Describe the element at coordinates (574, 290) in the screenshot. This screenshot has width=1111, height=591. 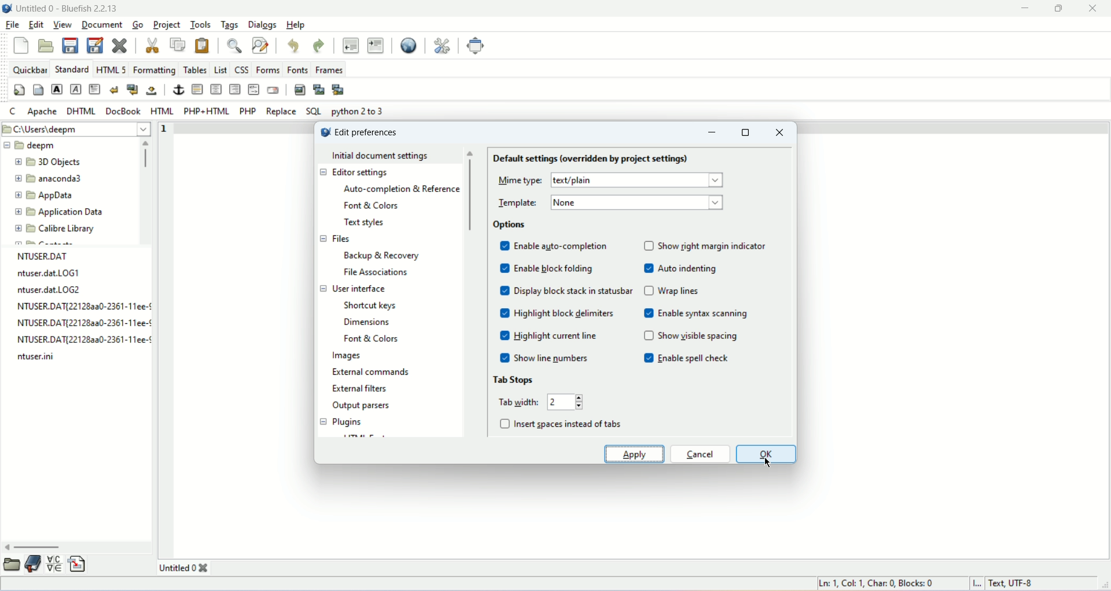
I see `display blocks` at that location.